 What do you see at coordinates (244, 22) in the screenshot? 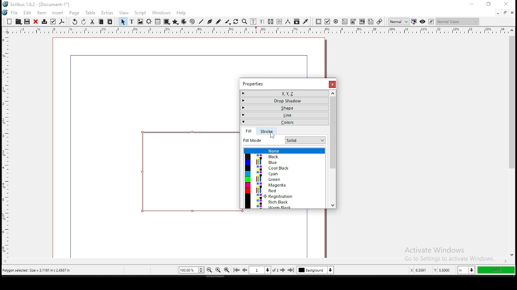
I see `zoom in or out` at bounding box center [244, 22].